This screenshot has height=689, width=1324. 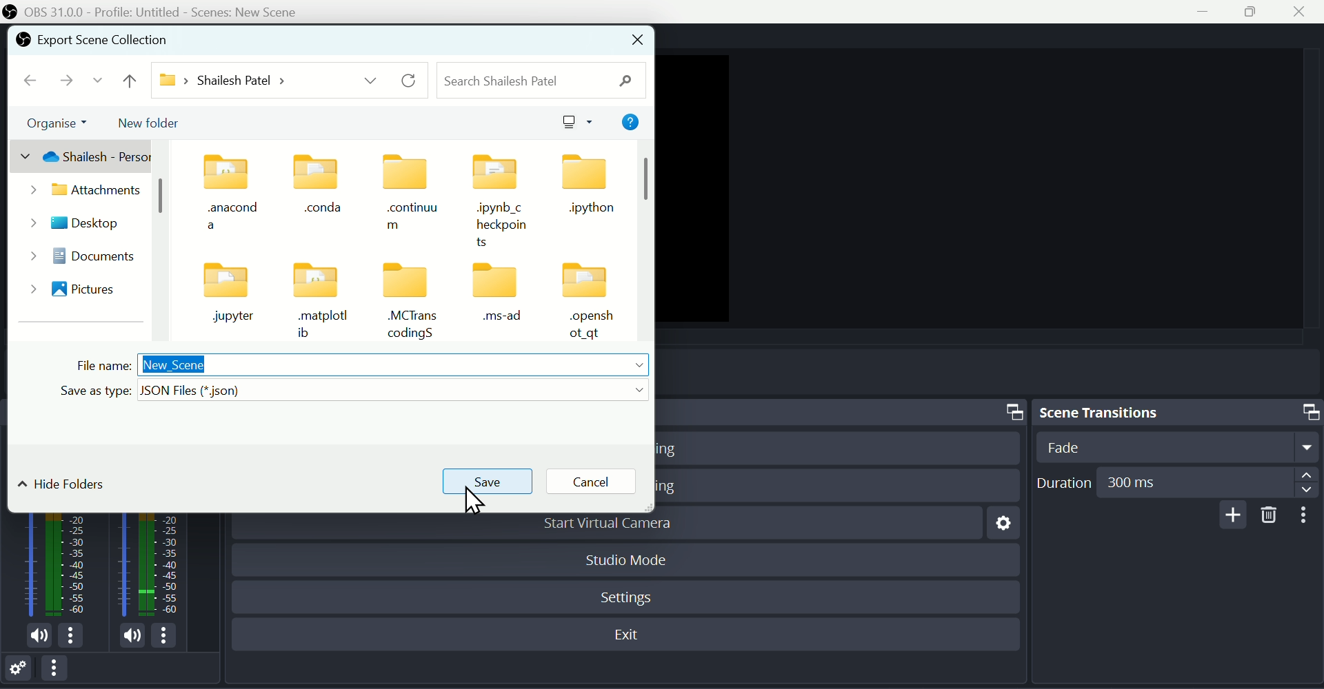 I want to click on save, so click(x=484, y=482).